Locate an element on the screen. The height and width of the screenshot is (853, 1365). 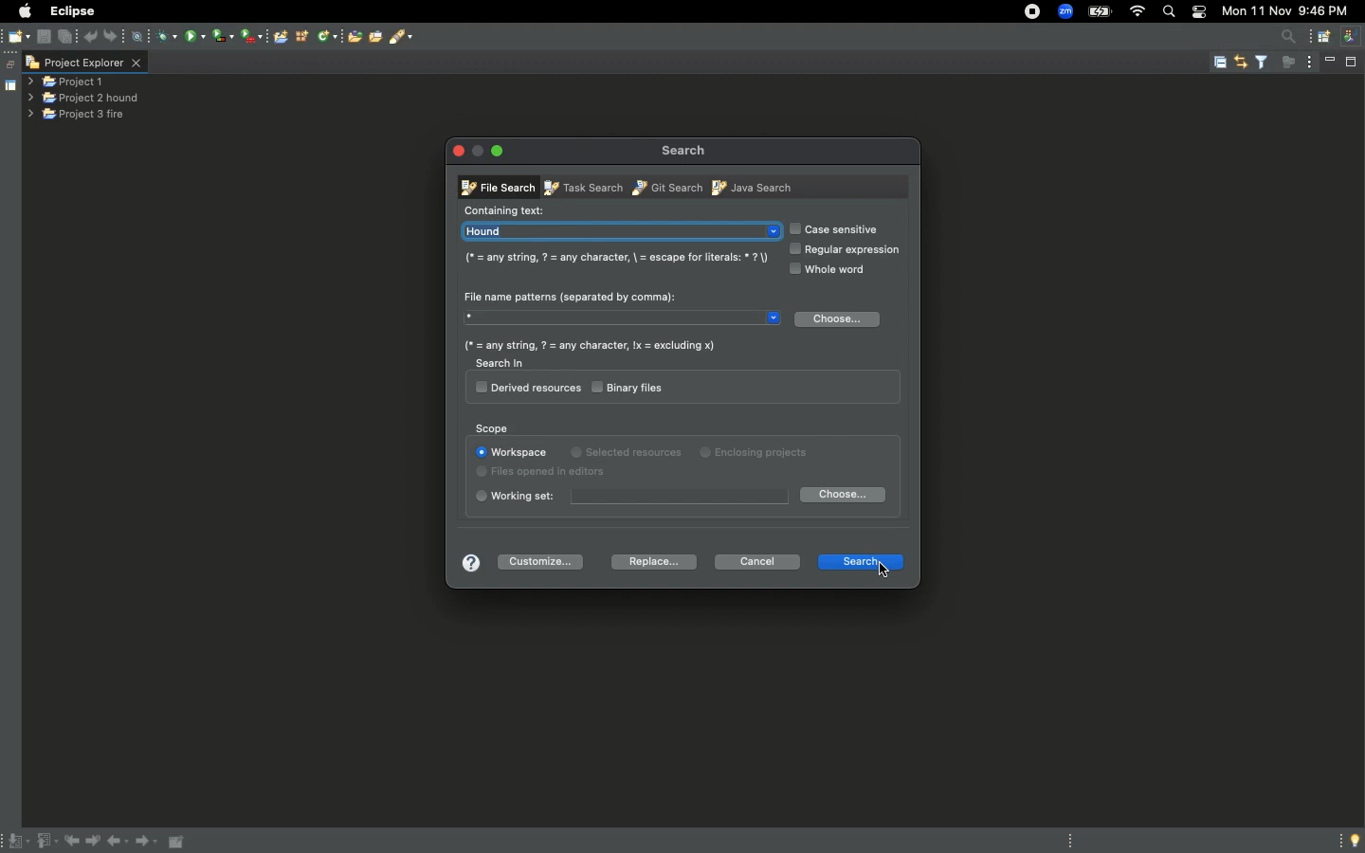
search is located at coordinates (407, 39).